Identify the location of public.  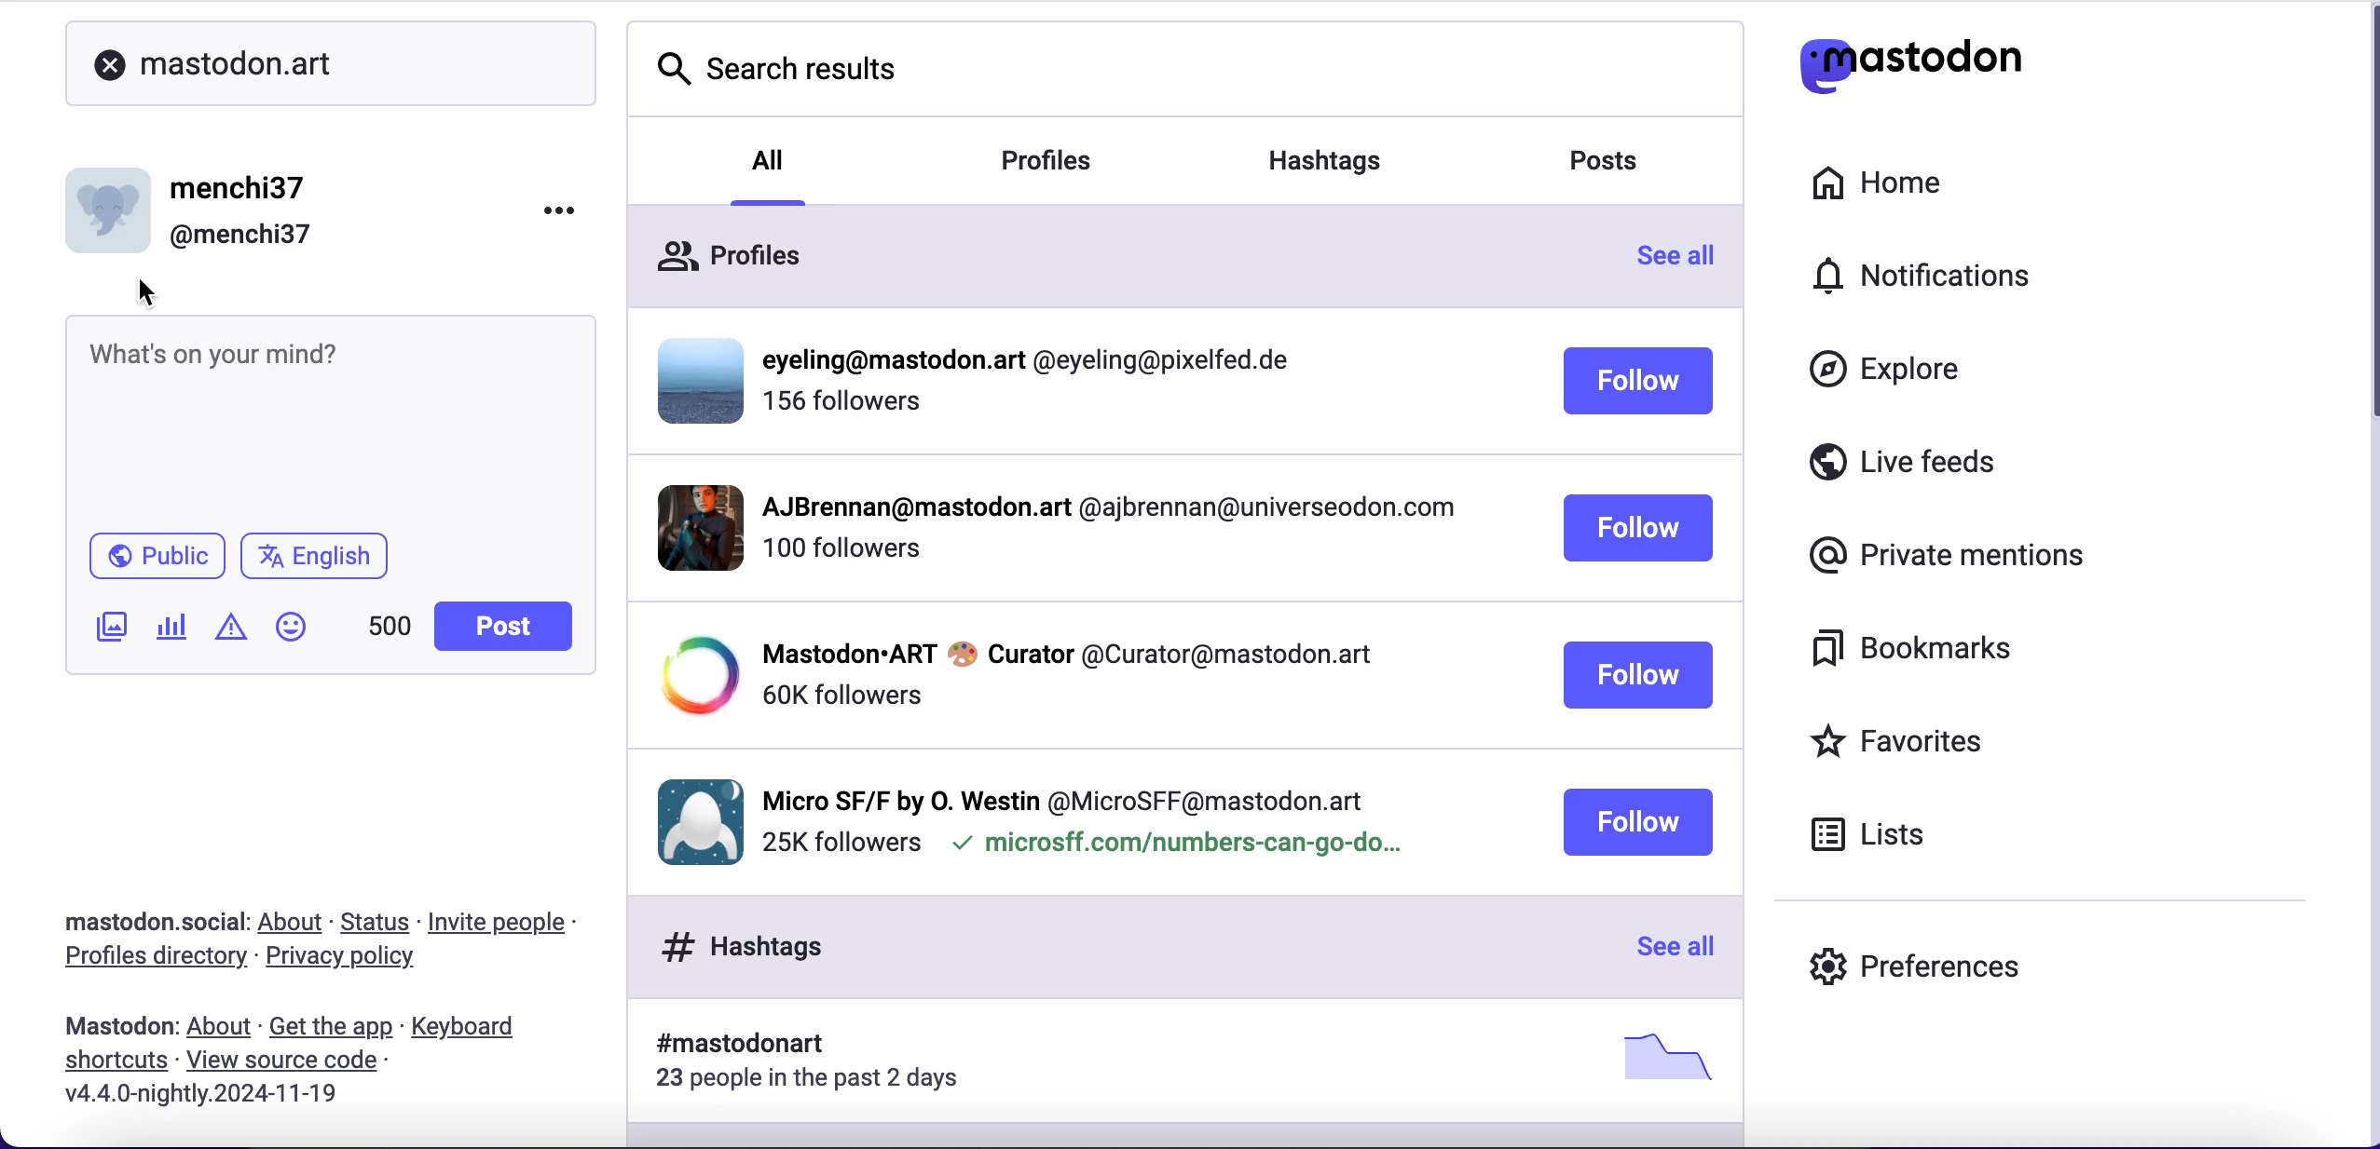
(157, 555).